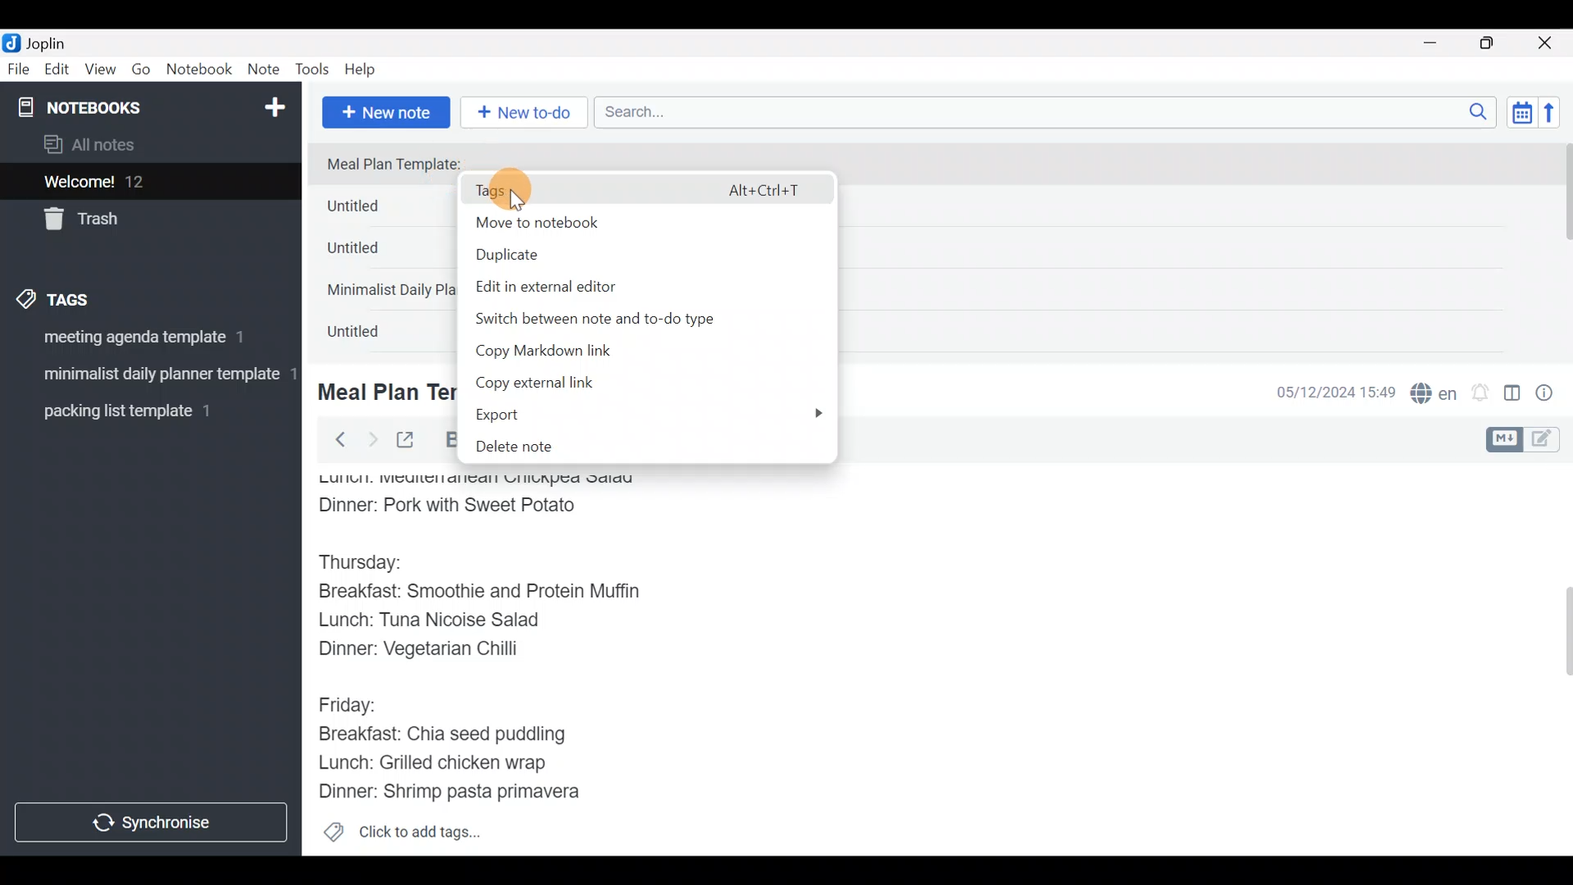 The image size is (1573, 885). Describe the element at coordinates (584, 354) in the screenshot. I see `Copy markdown link` at that location.